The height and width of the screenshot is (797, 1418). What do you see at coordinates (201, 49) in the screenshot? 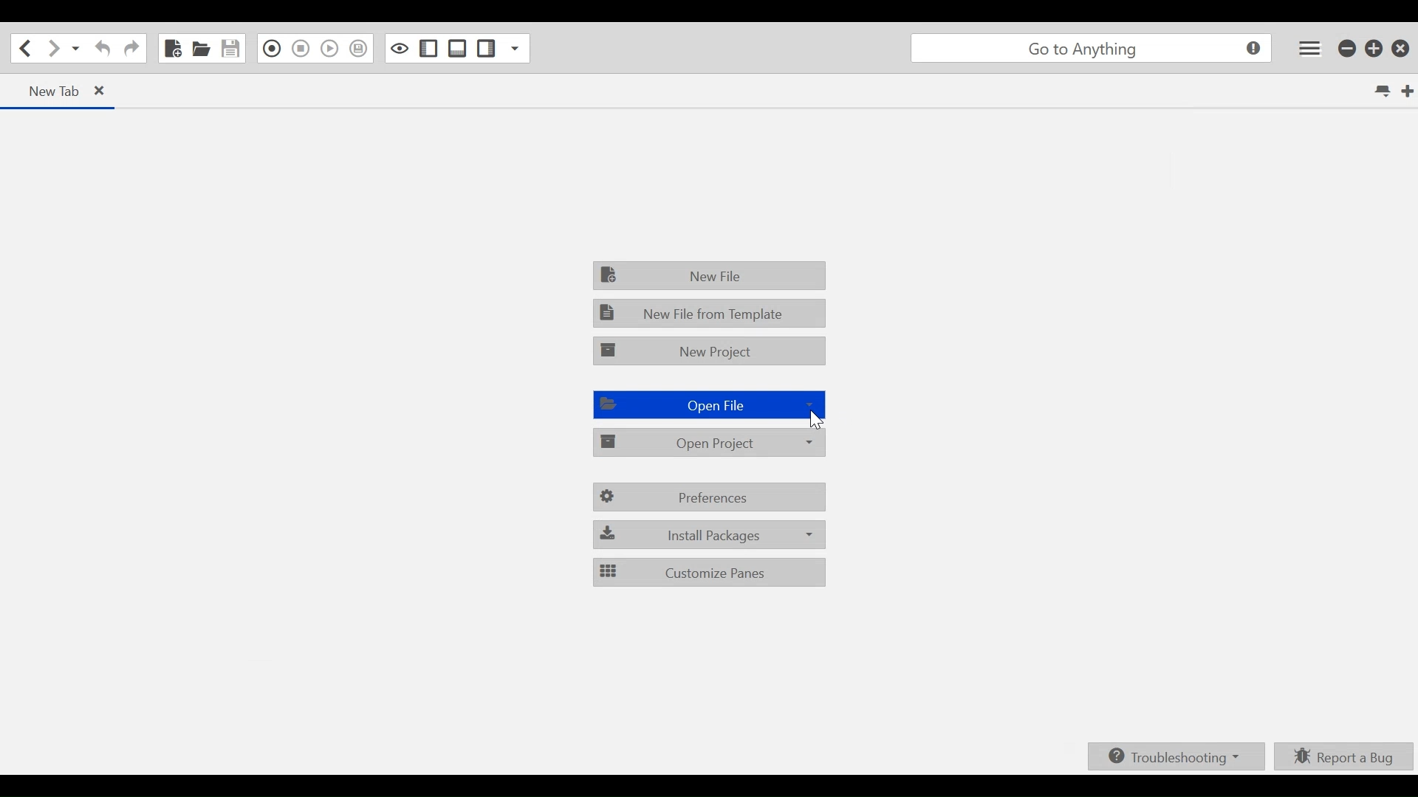
I see `Open File` at bounding box center [201, 49].